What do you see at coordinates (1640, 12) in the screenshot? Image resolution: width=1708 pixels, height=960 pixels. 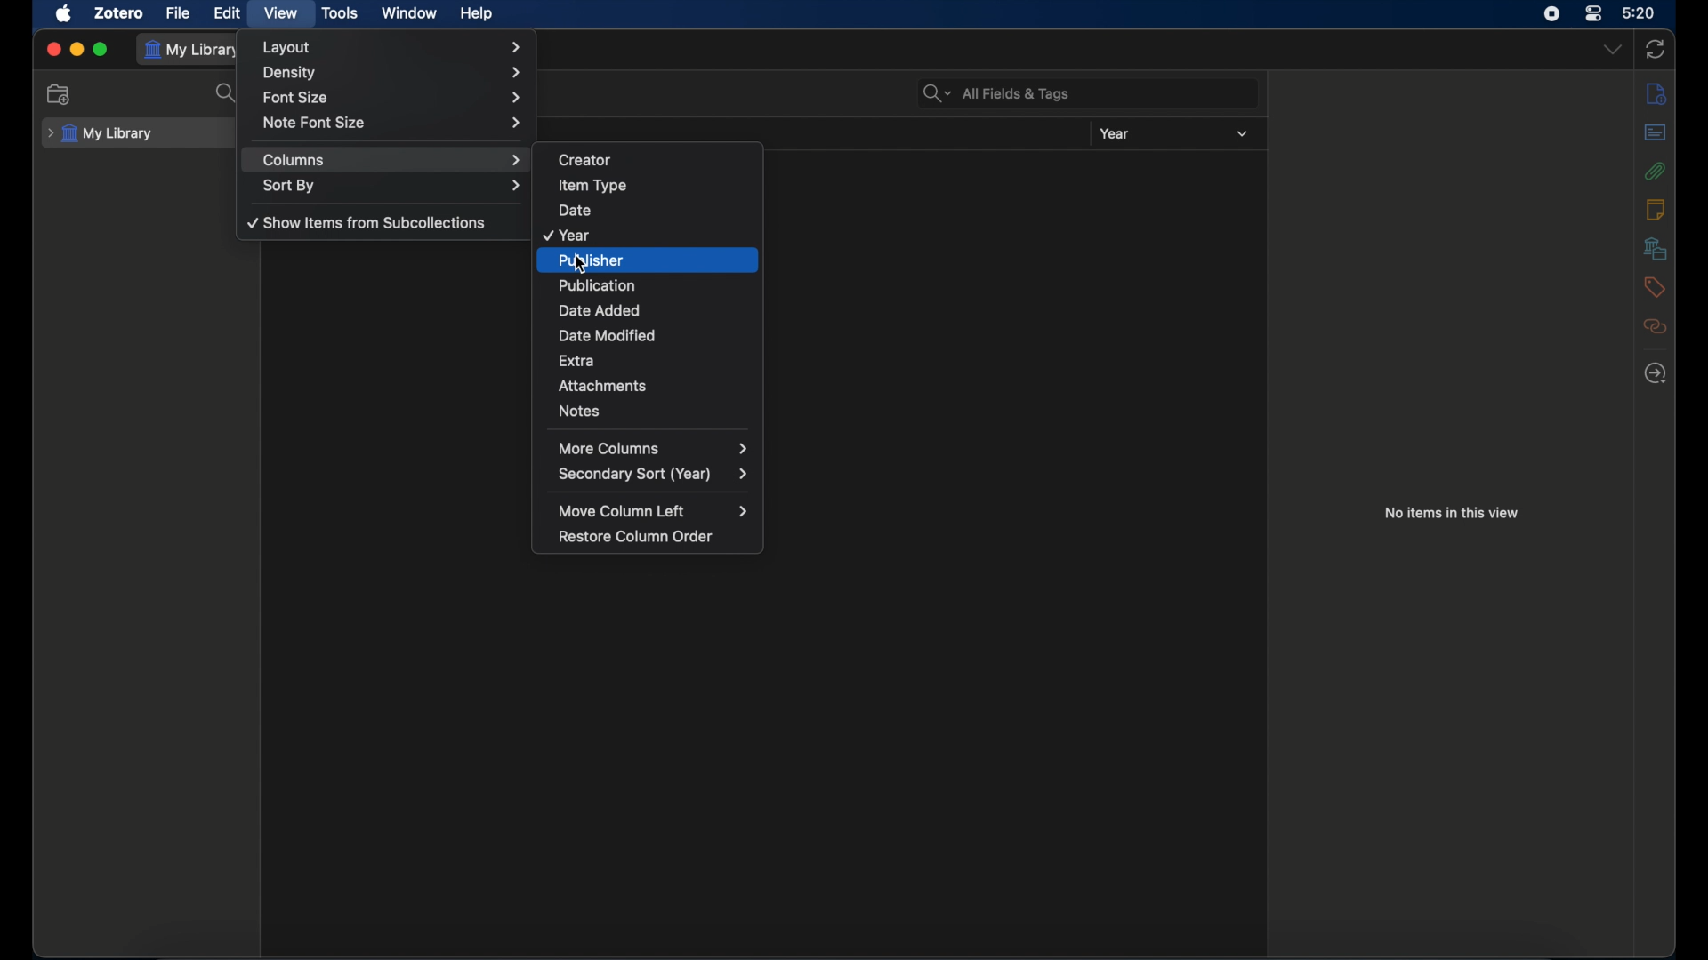 I see `time` at bounding box center [1640, 12].